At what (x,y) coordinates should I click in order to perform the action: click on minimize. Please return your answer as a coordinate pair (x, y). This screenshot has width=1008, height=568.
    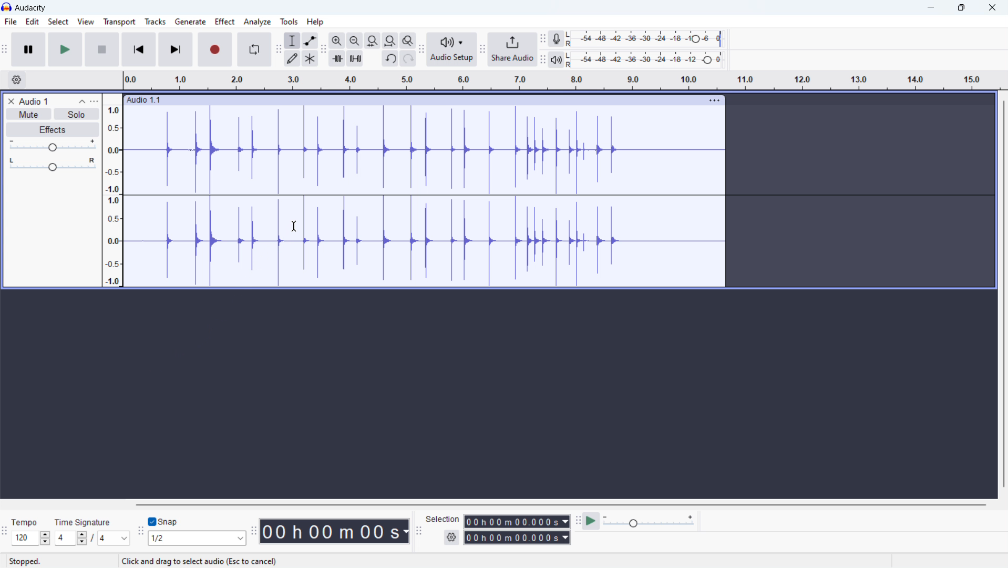
    Looking at the image, I should click on (931, 8).